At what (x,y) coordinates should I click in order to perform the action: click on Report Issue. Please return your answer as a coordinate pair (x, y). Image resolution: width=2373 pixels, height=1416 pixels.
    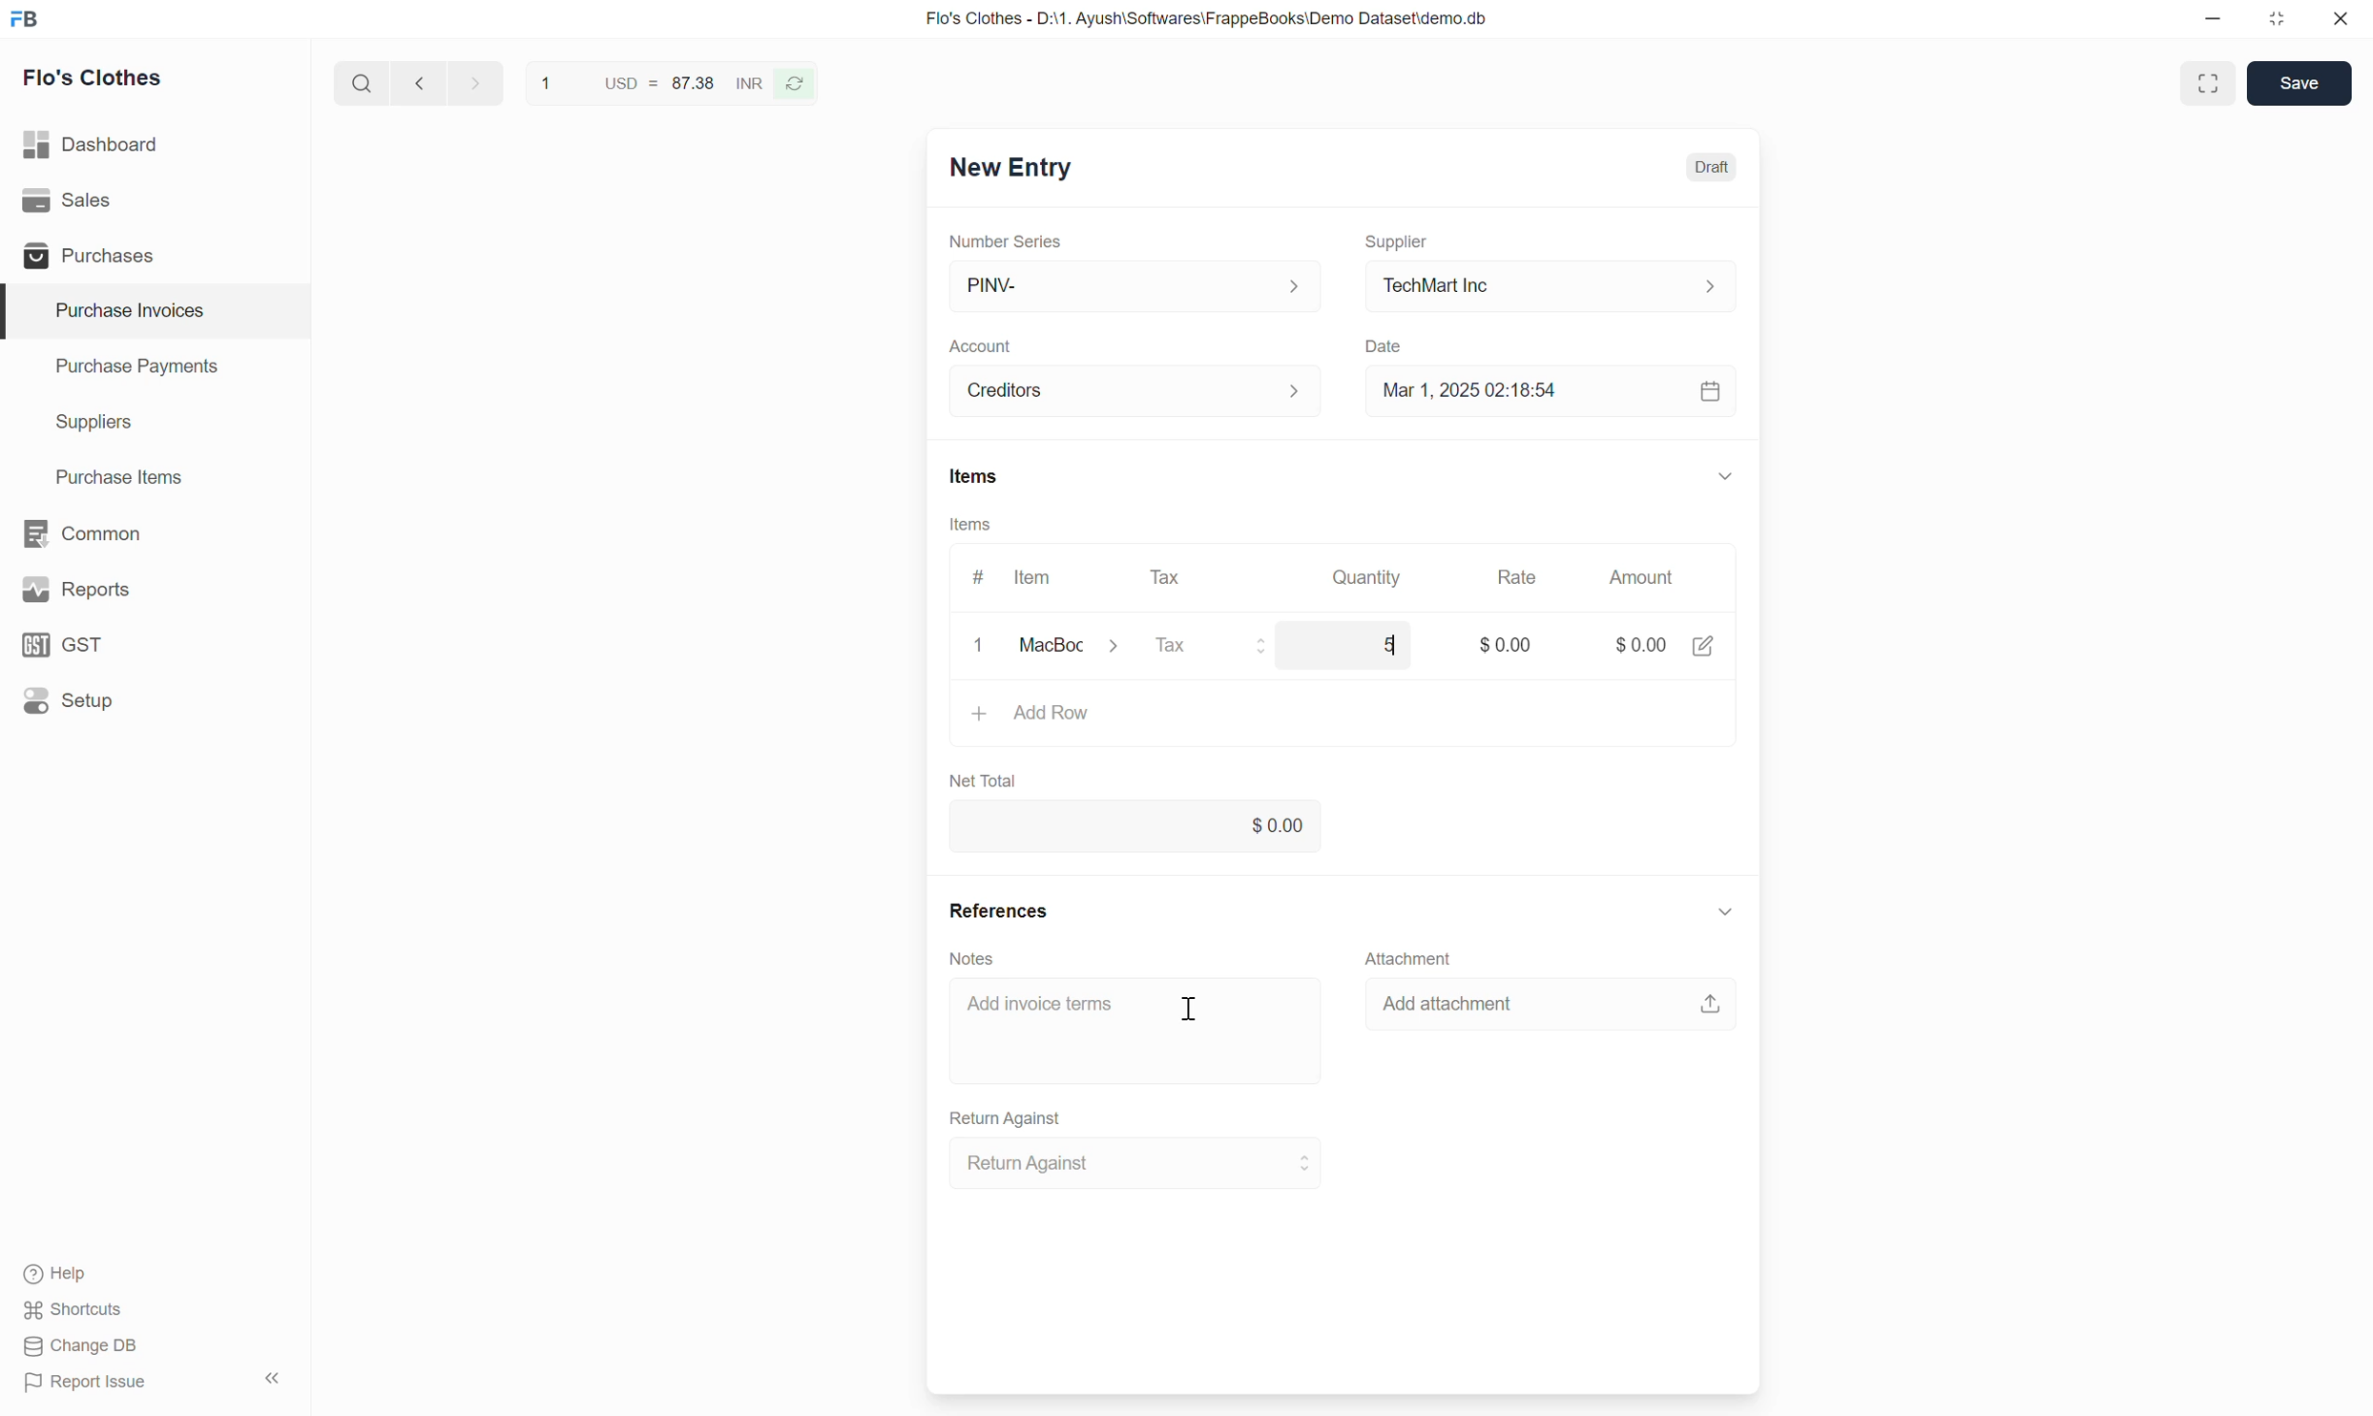
    Looking at the image, I should click on (87, 1383).